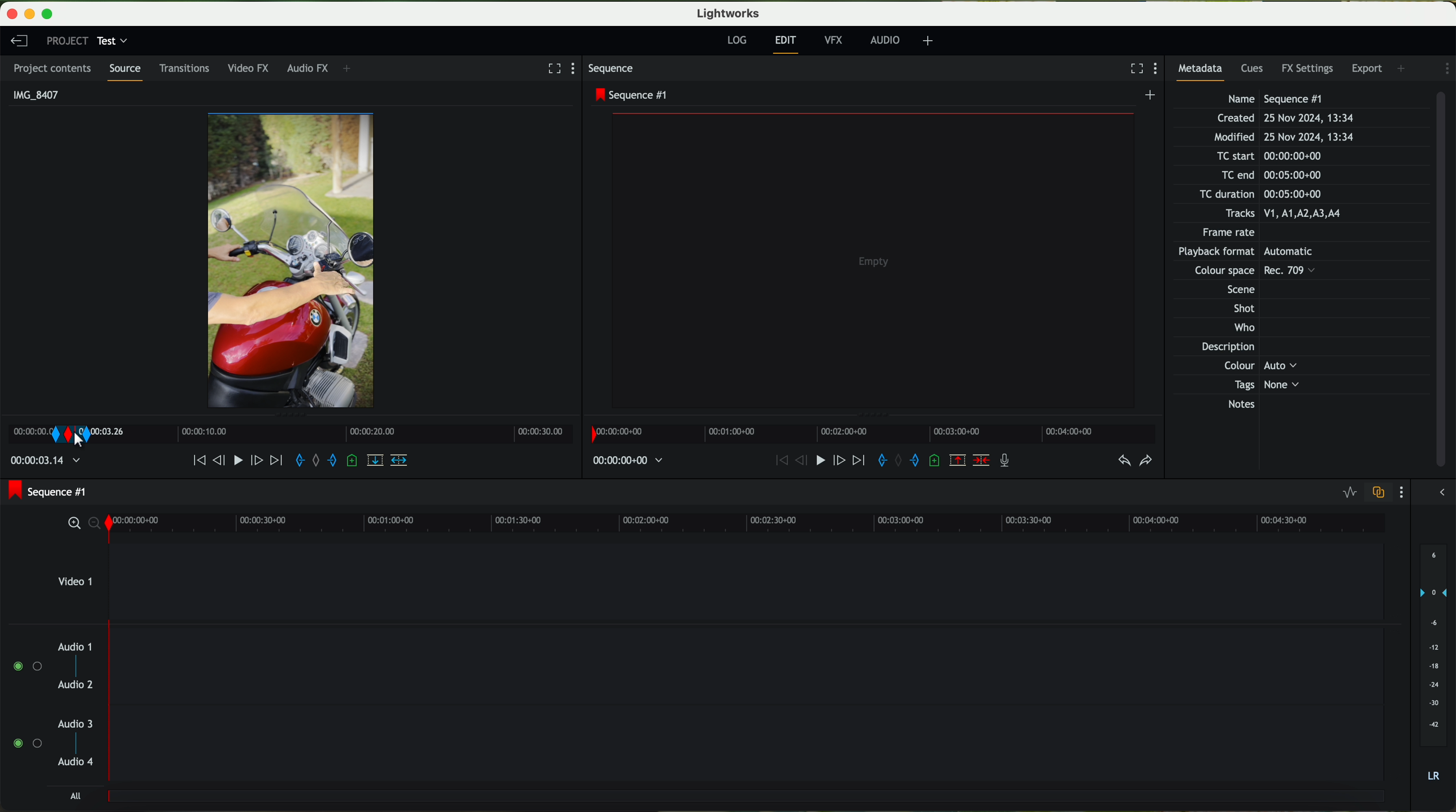  Describe the element at coordinates (928, 42) in the screenshot. I see `+` at that location.